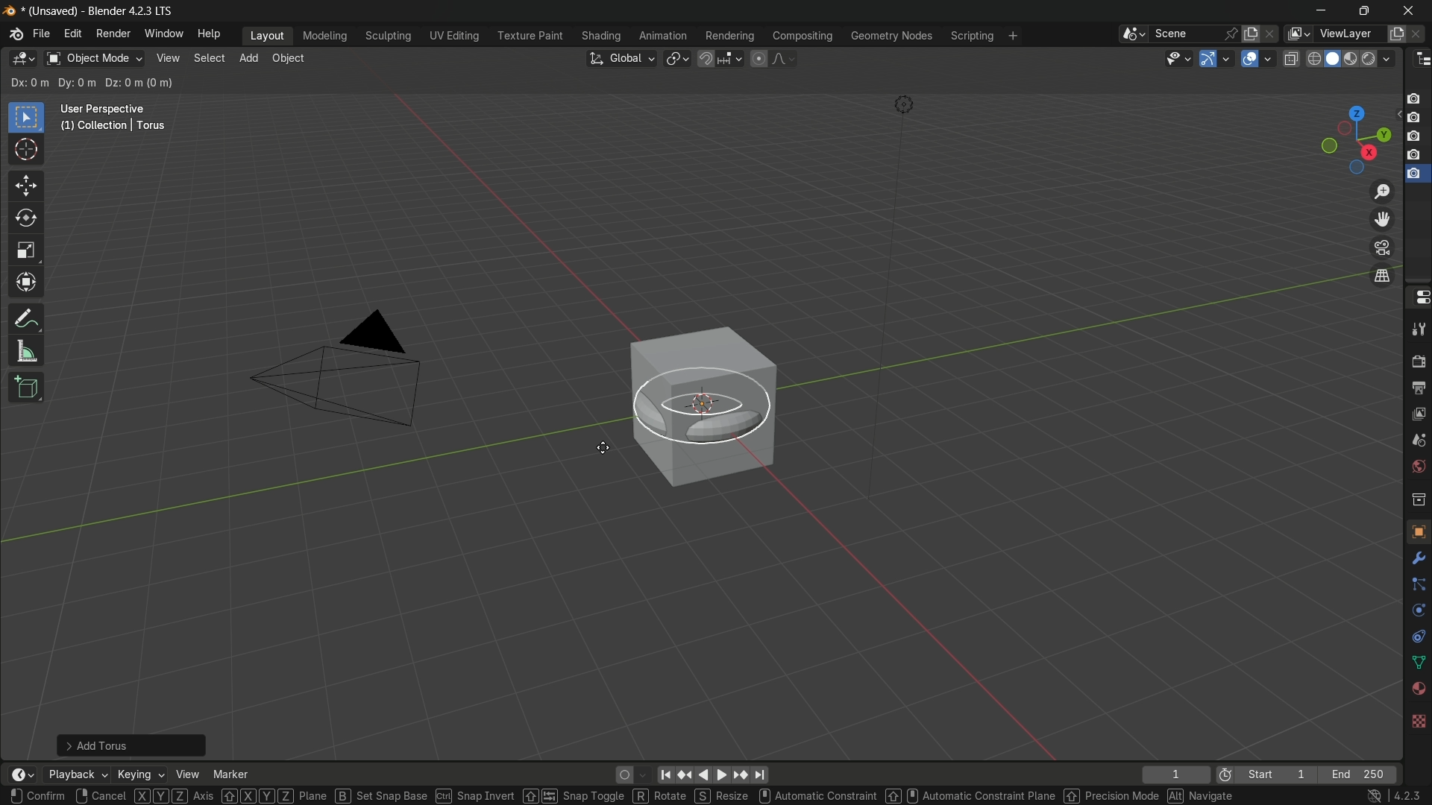 The width and height of the screenshot is (1432, 805). I want to click on 3D viewport, so click(22, 59).